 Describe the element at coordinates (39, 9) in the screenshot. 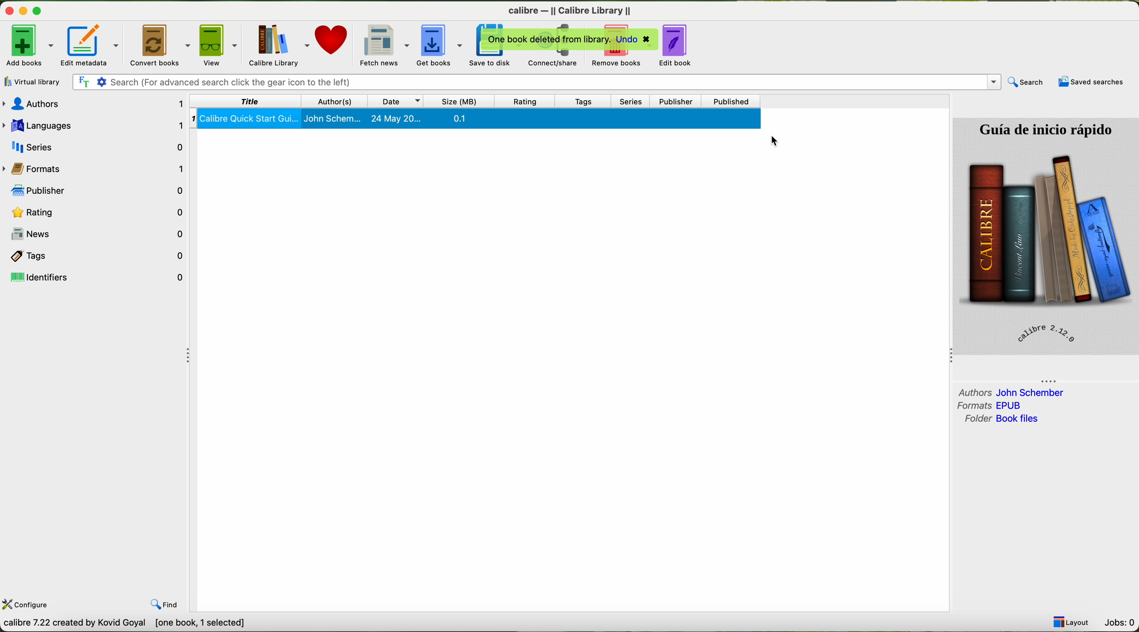

I see `maximize program` at that location.